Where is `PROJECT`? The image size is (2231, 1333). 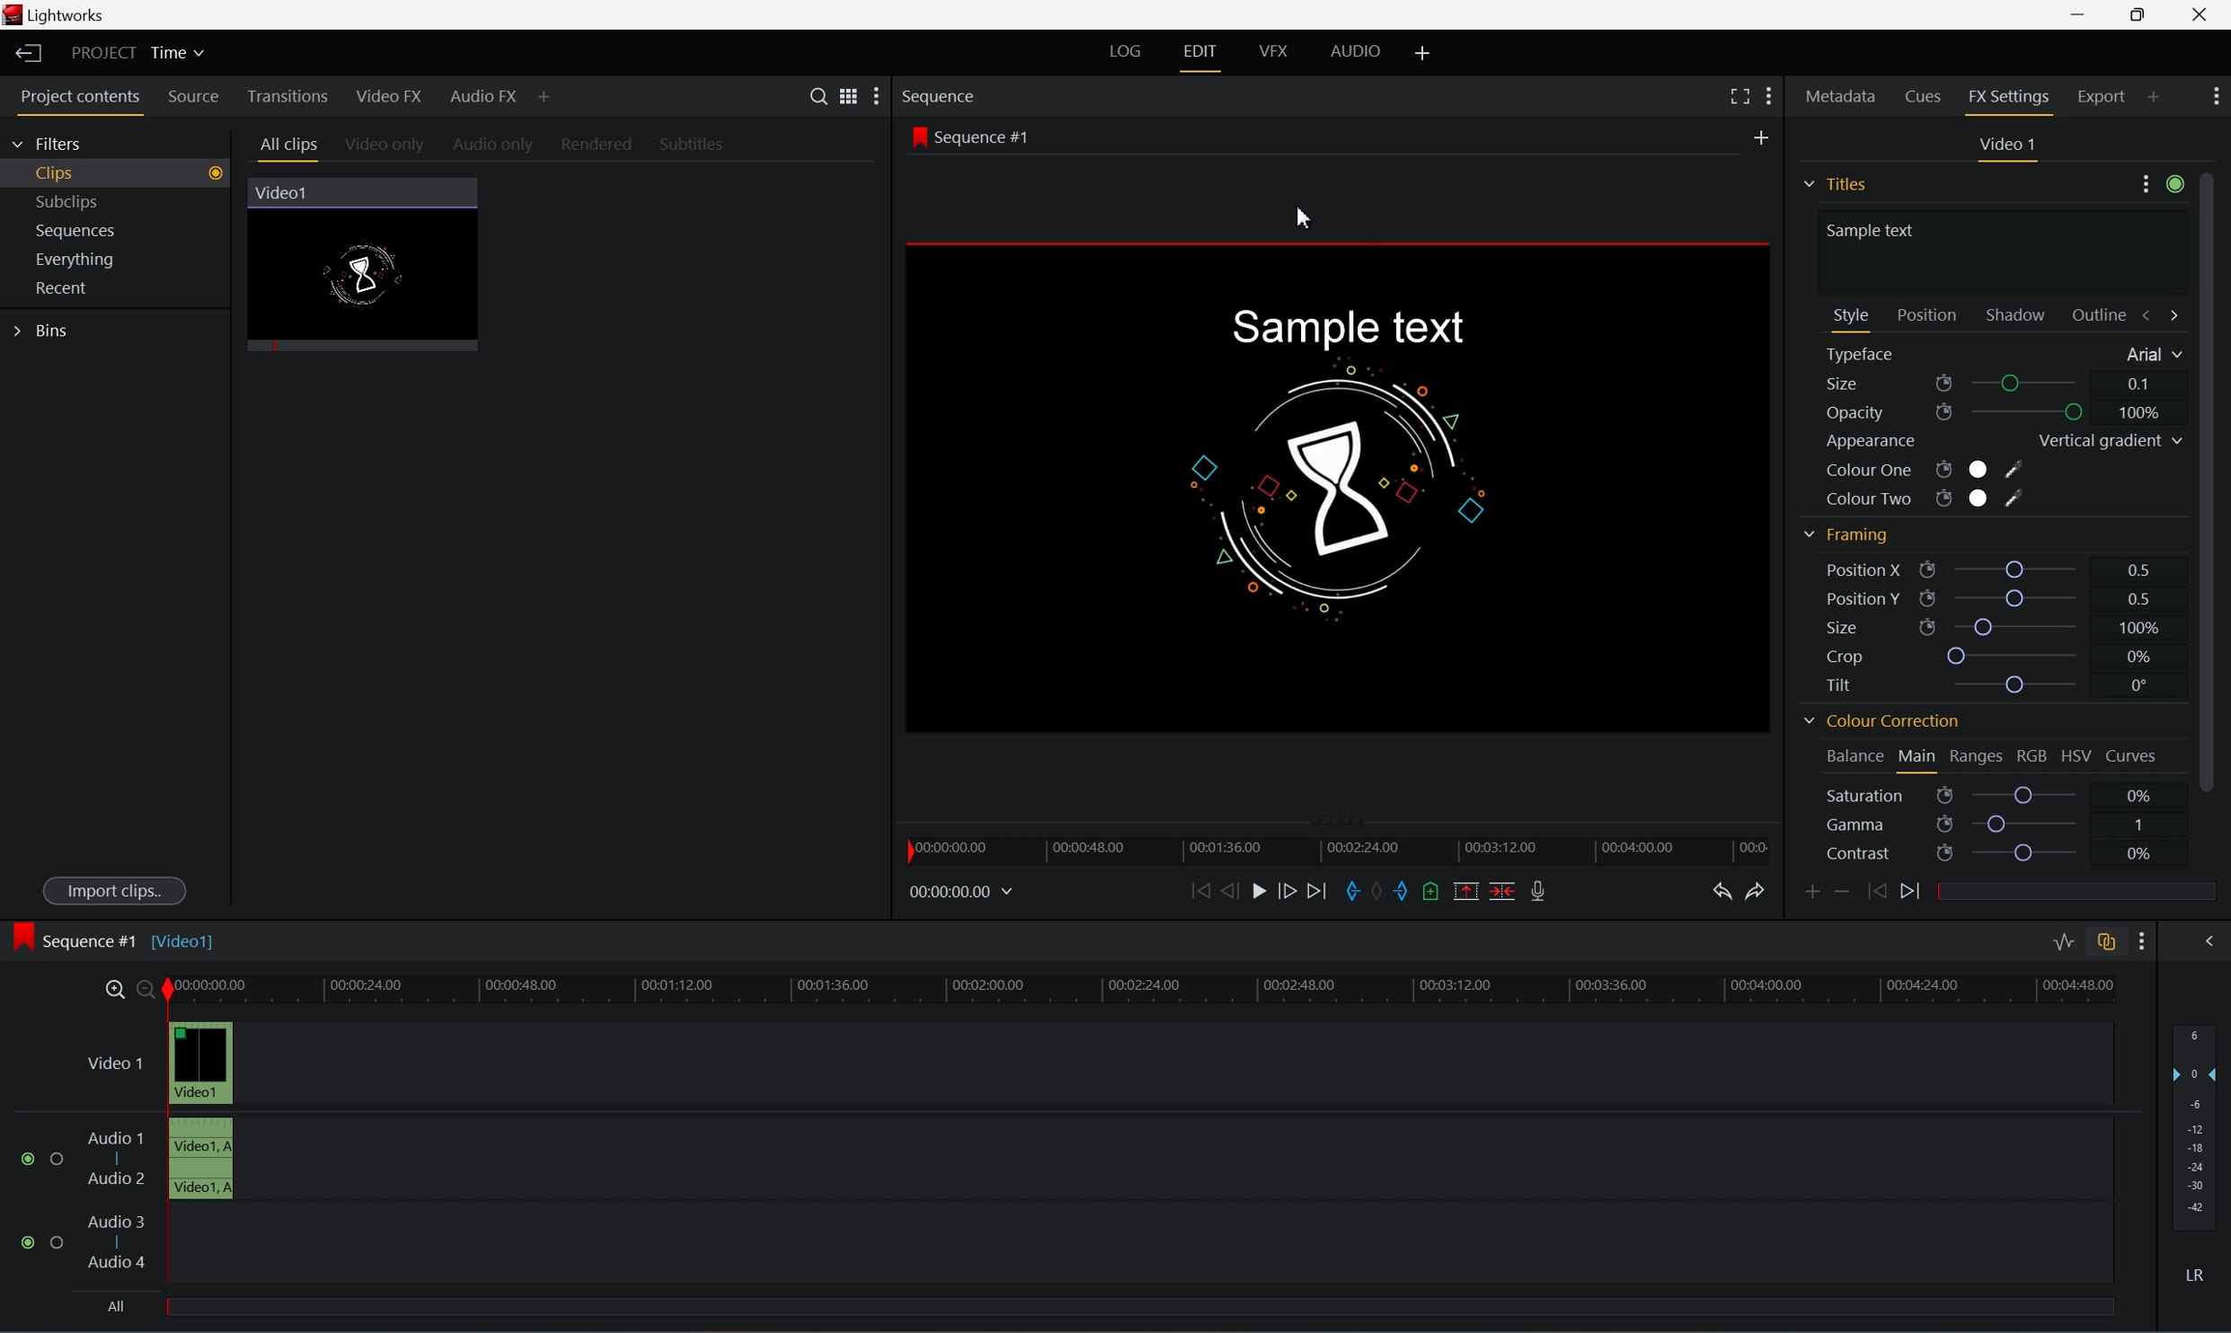
PROJECT is located at coordinates (106, 53).